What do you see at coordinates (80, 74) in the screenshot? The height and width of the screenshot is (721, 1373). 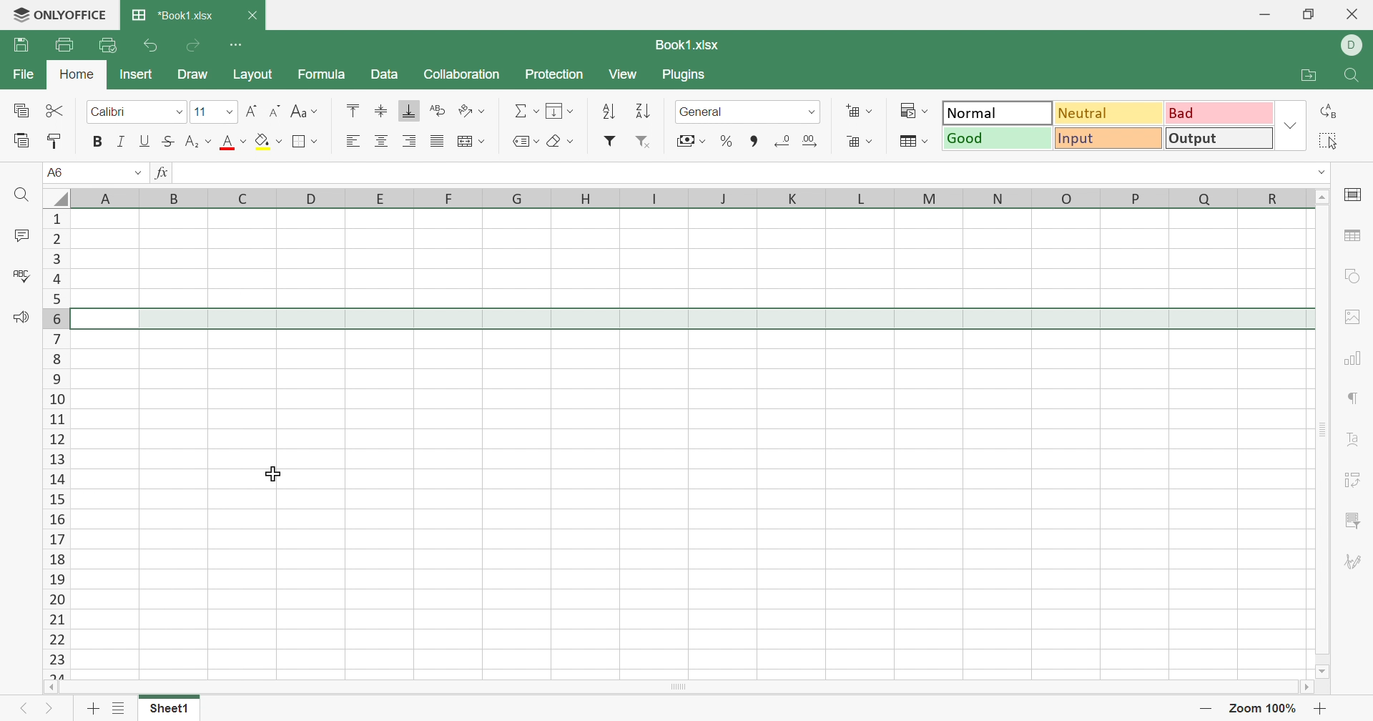 I see `Home` at bounding box center [80, 74].